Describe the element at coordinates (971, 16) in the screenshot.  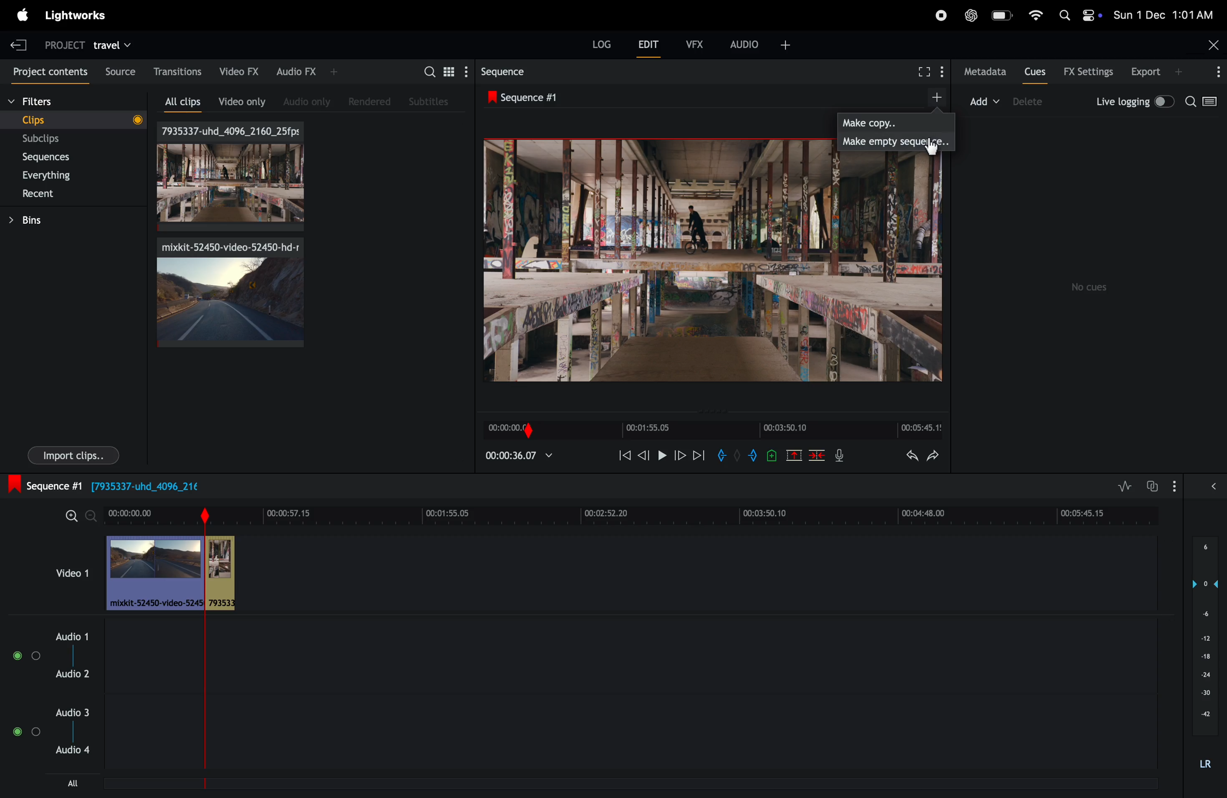
I see `chatgpt` at that location.